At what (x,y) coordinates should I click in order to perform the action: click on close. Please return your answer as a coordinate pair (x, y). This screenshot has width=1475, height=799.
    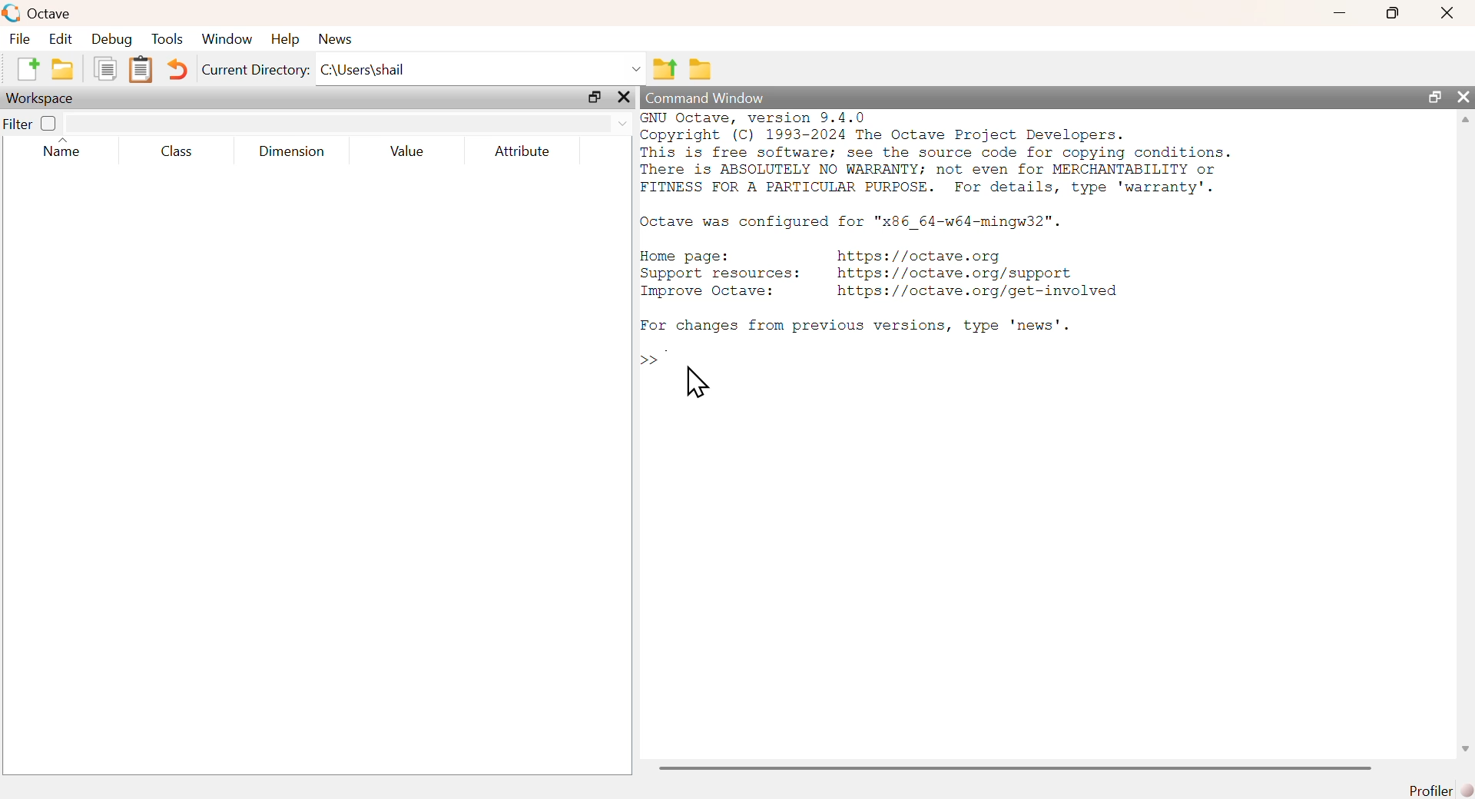
    Looking at the image, I should click on (624, 96).